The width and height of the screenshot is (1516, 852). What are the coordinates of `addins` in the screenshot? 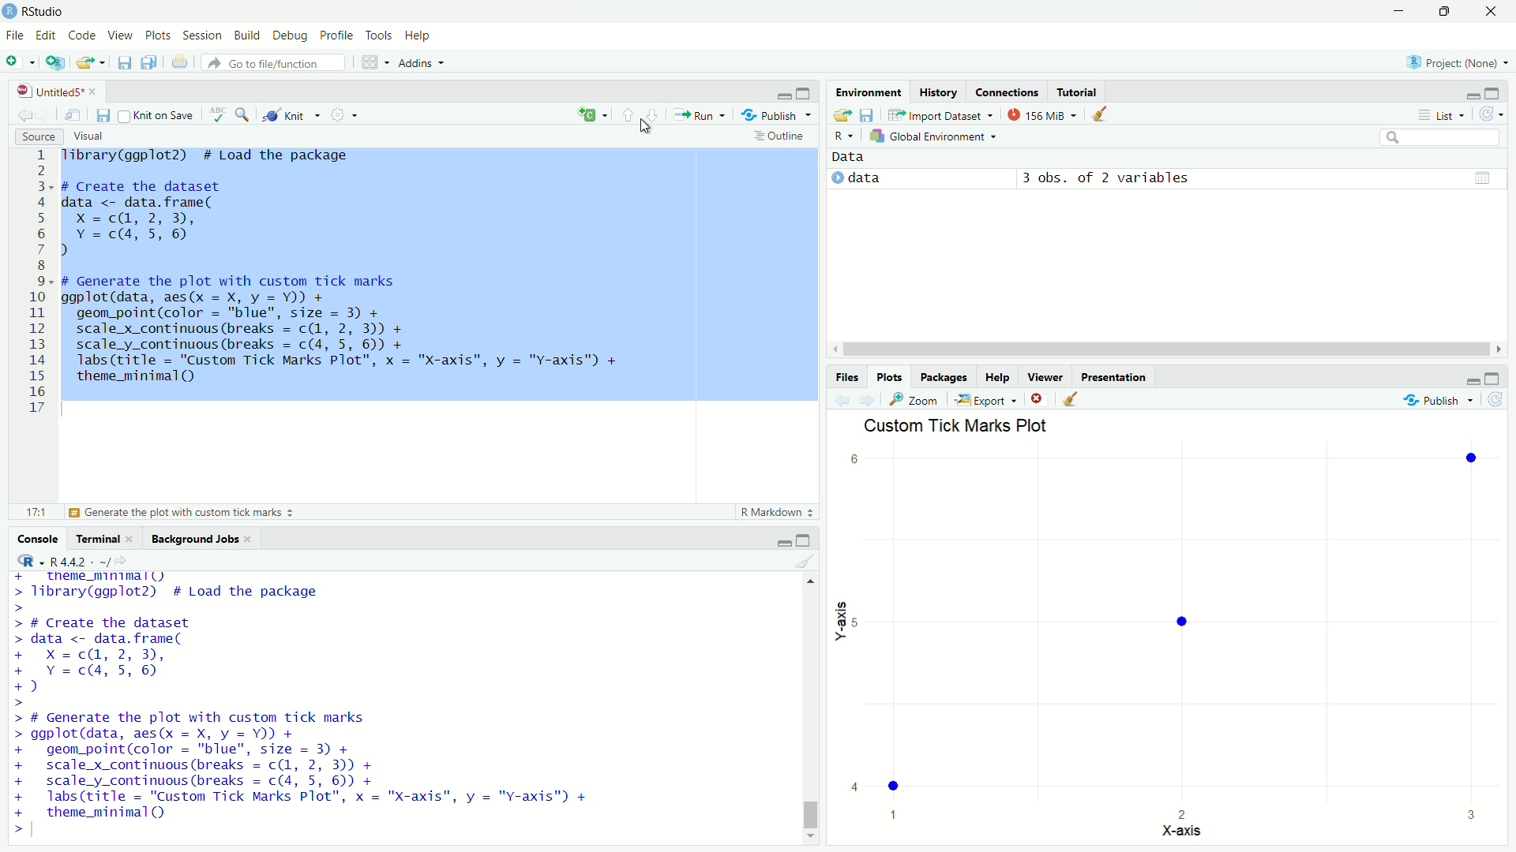 It's located at (423, 63).